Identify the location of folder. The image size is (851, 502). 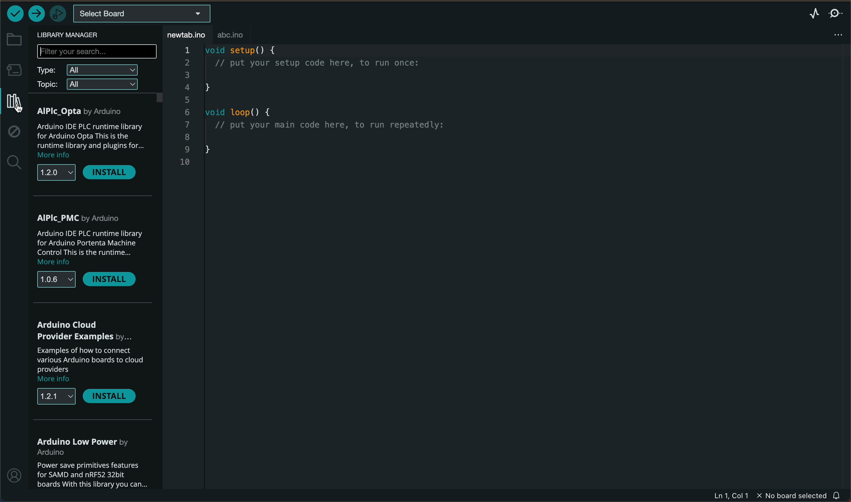
(14, 39).